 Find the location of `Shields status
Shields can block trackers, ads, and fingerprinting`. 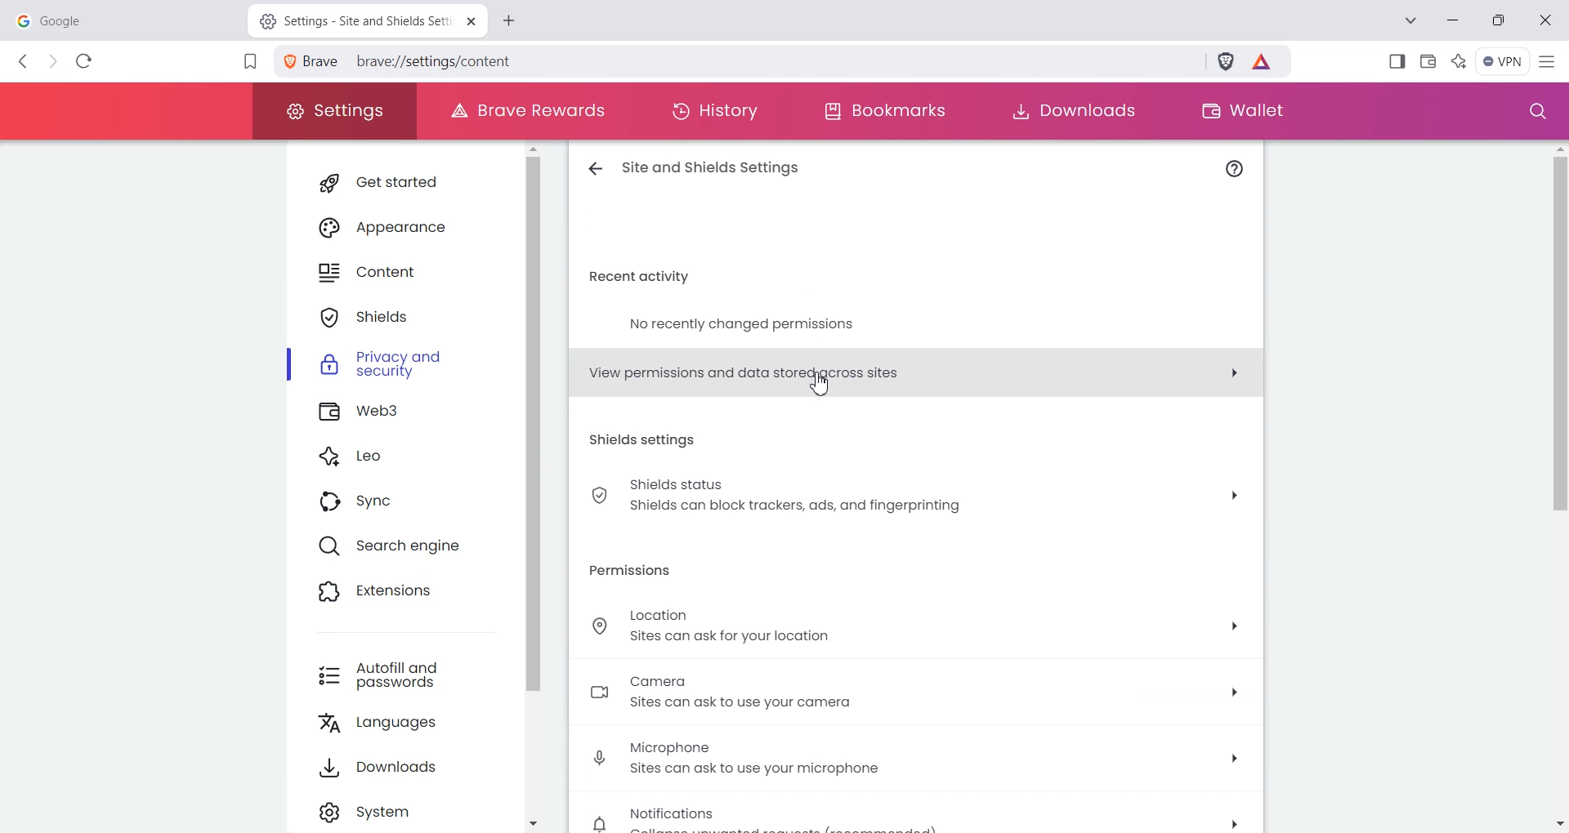

Shields status
Shields can block trackers, ads, and fingerprinting is located at coordinates (914, 493).